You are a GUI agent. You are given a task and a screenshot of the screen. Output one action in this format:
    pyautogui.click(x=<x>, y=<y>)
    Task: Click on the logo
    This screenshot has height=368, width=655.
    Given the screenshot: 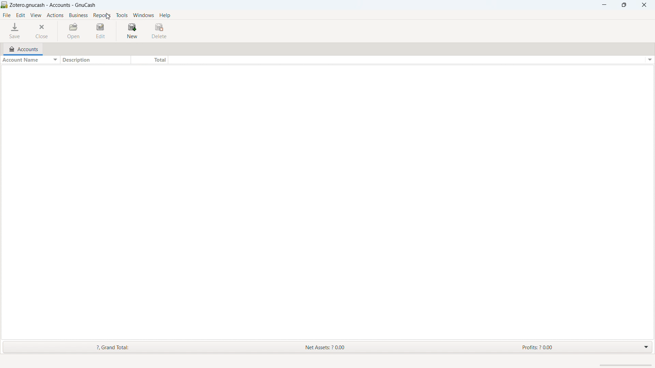 What is the action you would take?
    pyautogui.click(x=4, y=5)
    